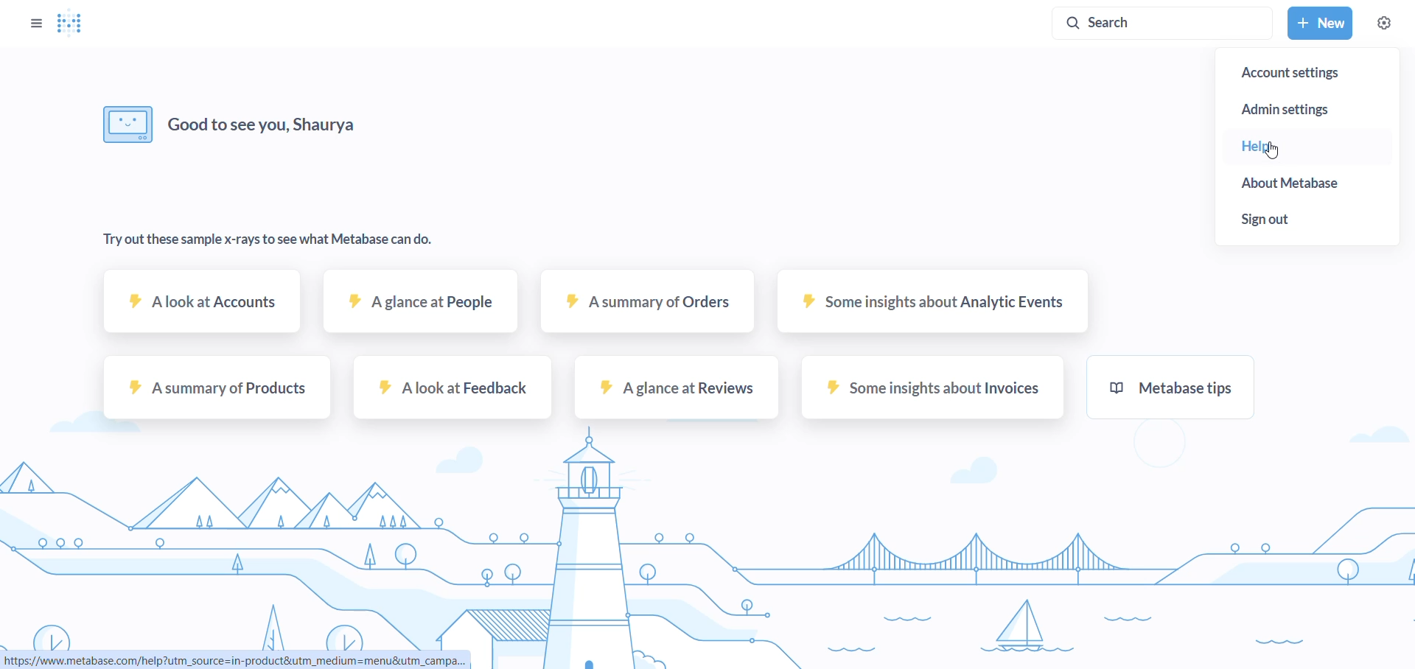 The width and height of the screenshot is (1415, 669). What do you see at coordinates (1302, 107) in the screenshot?
I see `admin settings` at bounding box center [1302, 107].